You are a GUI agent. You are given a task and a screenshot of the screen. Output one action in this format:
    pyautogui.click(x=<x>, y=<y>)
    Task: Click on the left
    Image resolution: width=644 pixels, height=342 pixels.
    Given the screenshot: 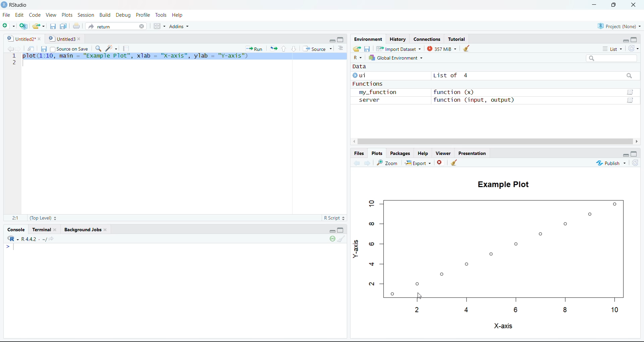 What is the action you would take?
    pyautogui.click(x=353, y=142)
    